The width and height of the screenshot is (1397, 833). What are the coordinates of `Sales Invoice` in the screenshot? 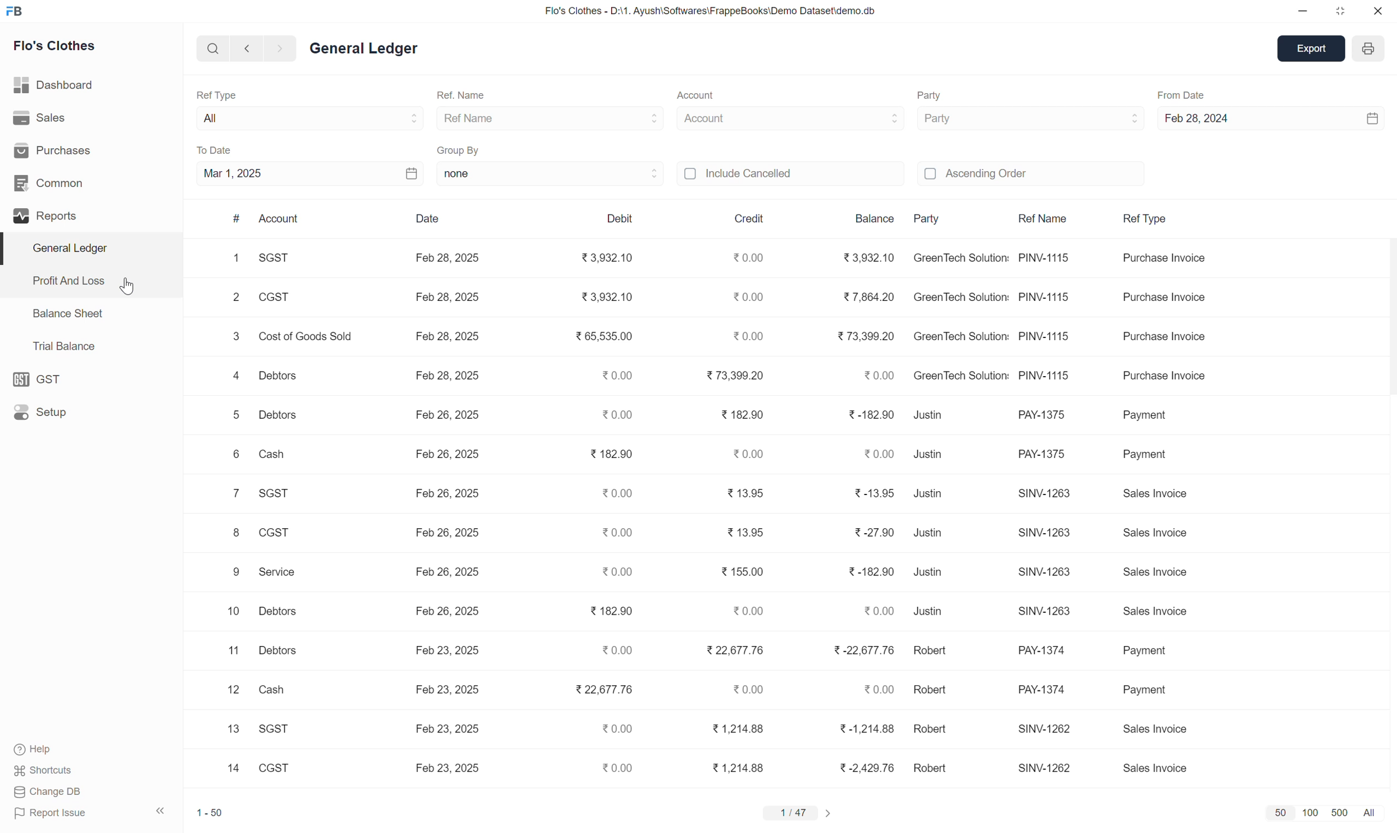 It's located at (1152, 613).